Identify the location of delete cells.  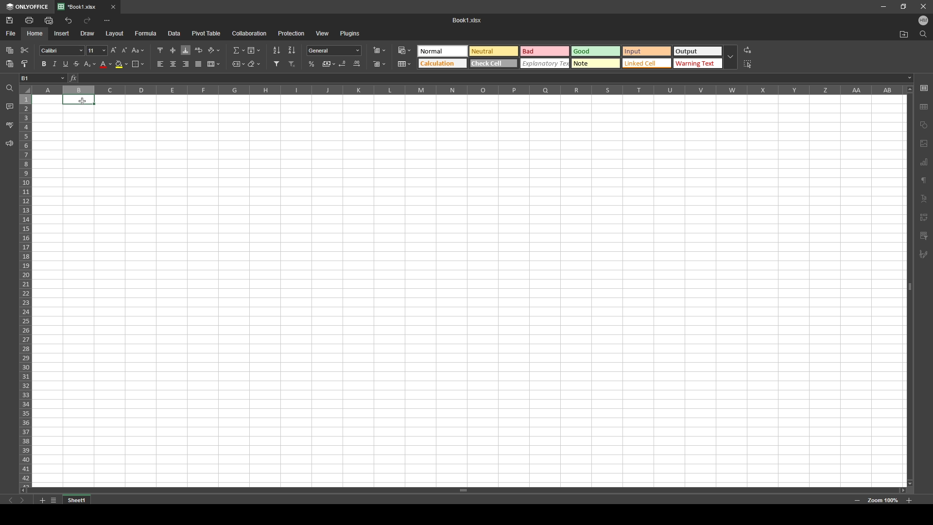
(380, 63).